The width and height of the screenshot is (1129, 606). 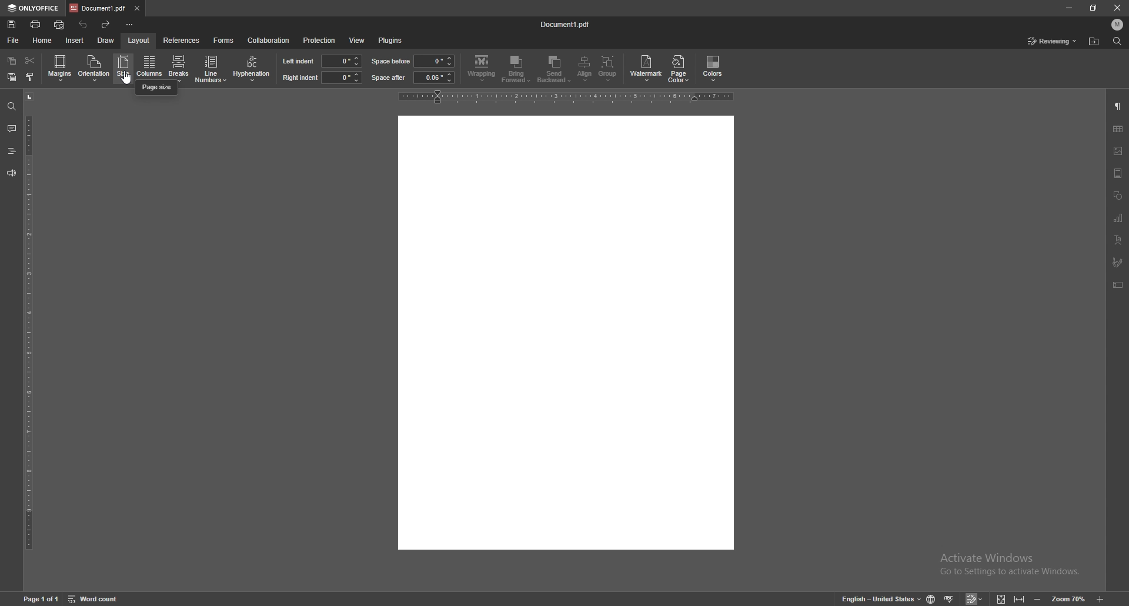 I want to click on watermark, so click(x=647, y=68).